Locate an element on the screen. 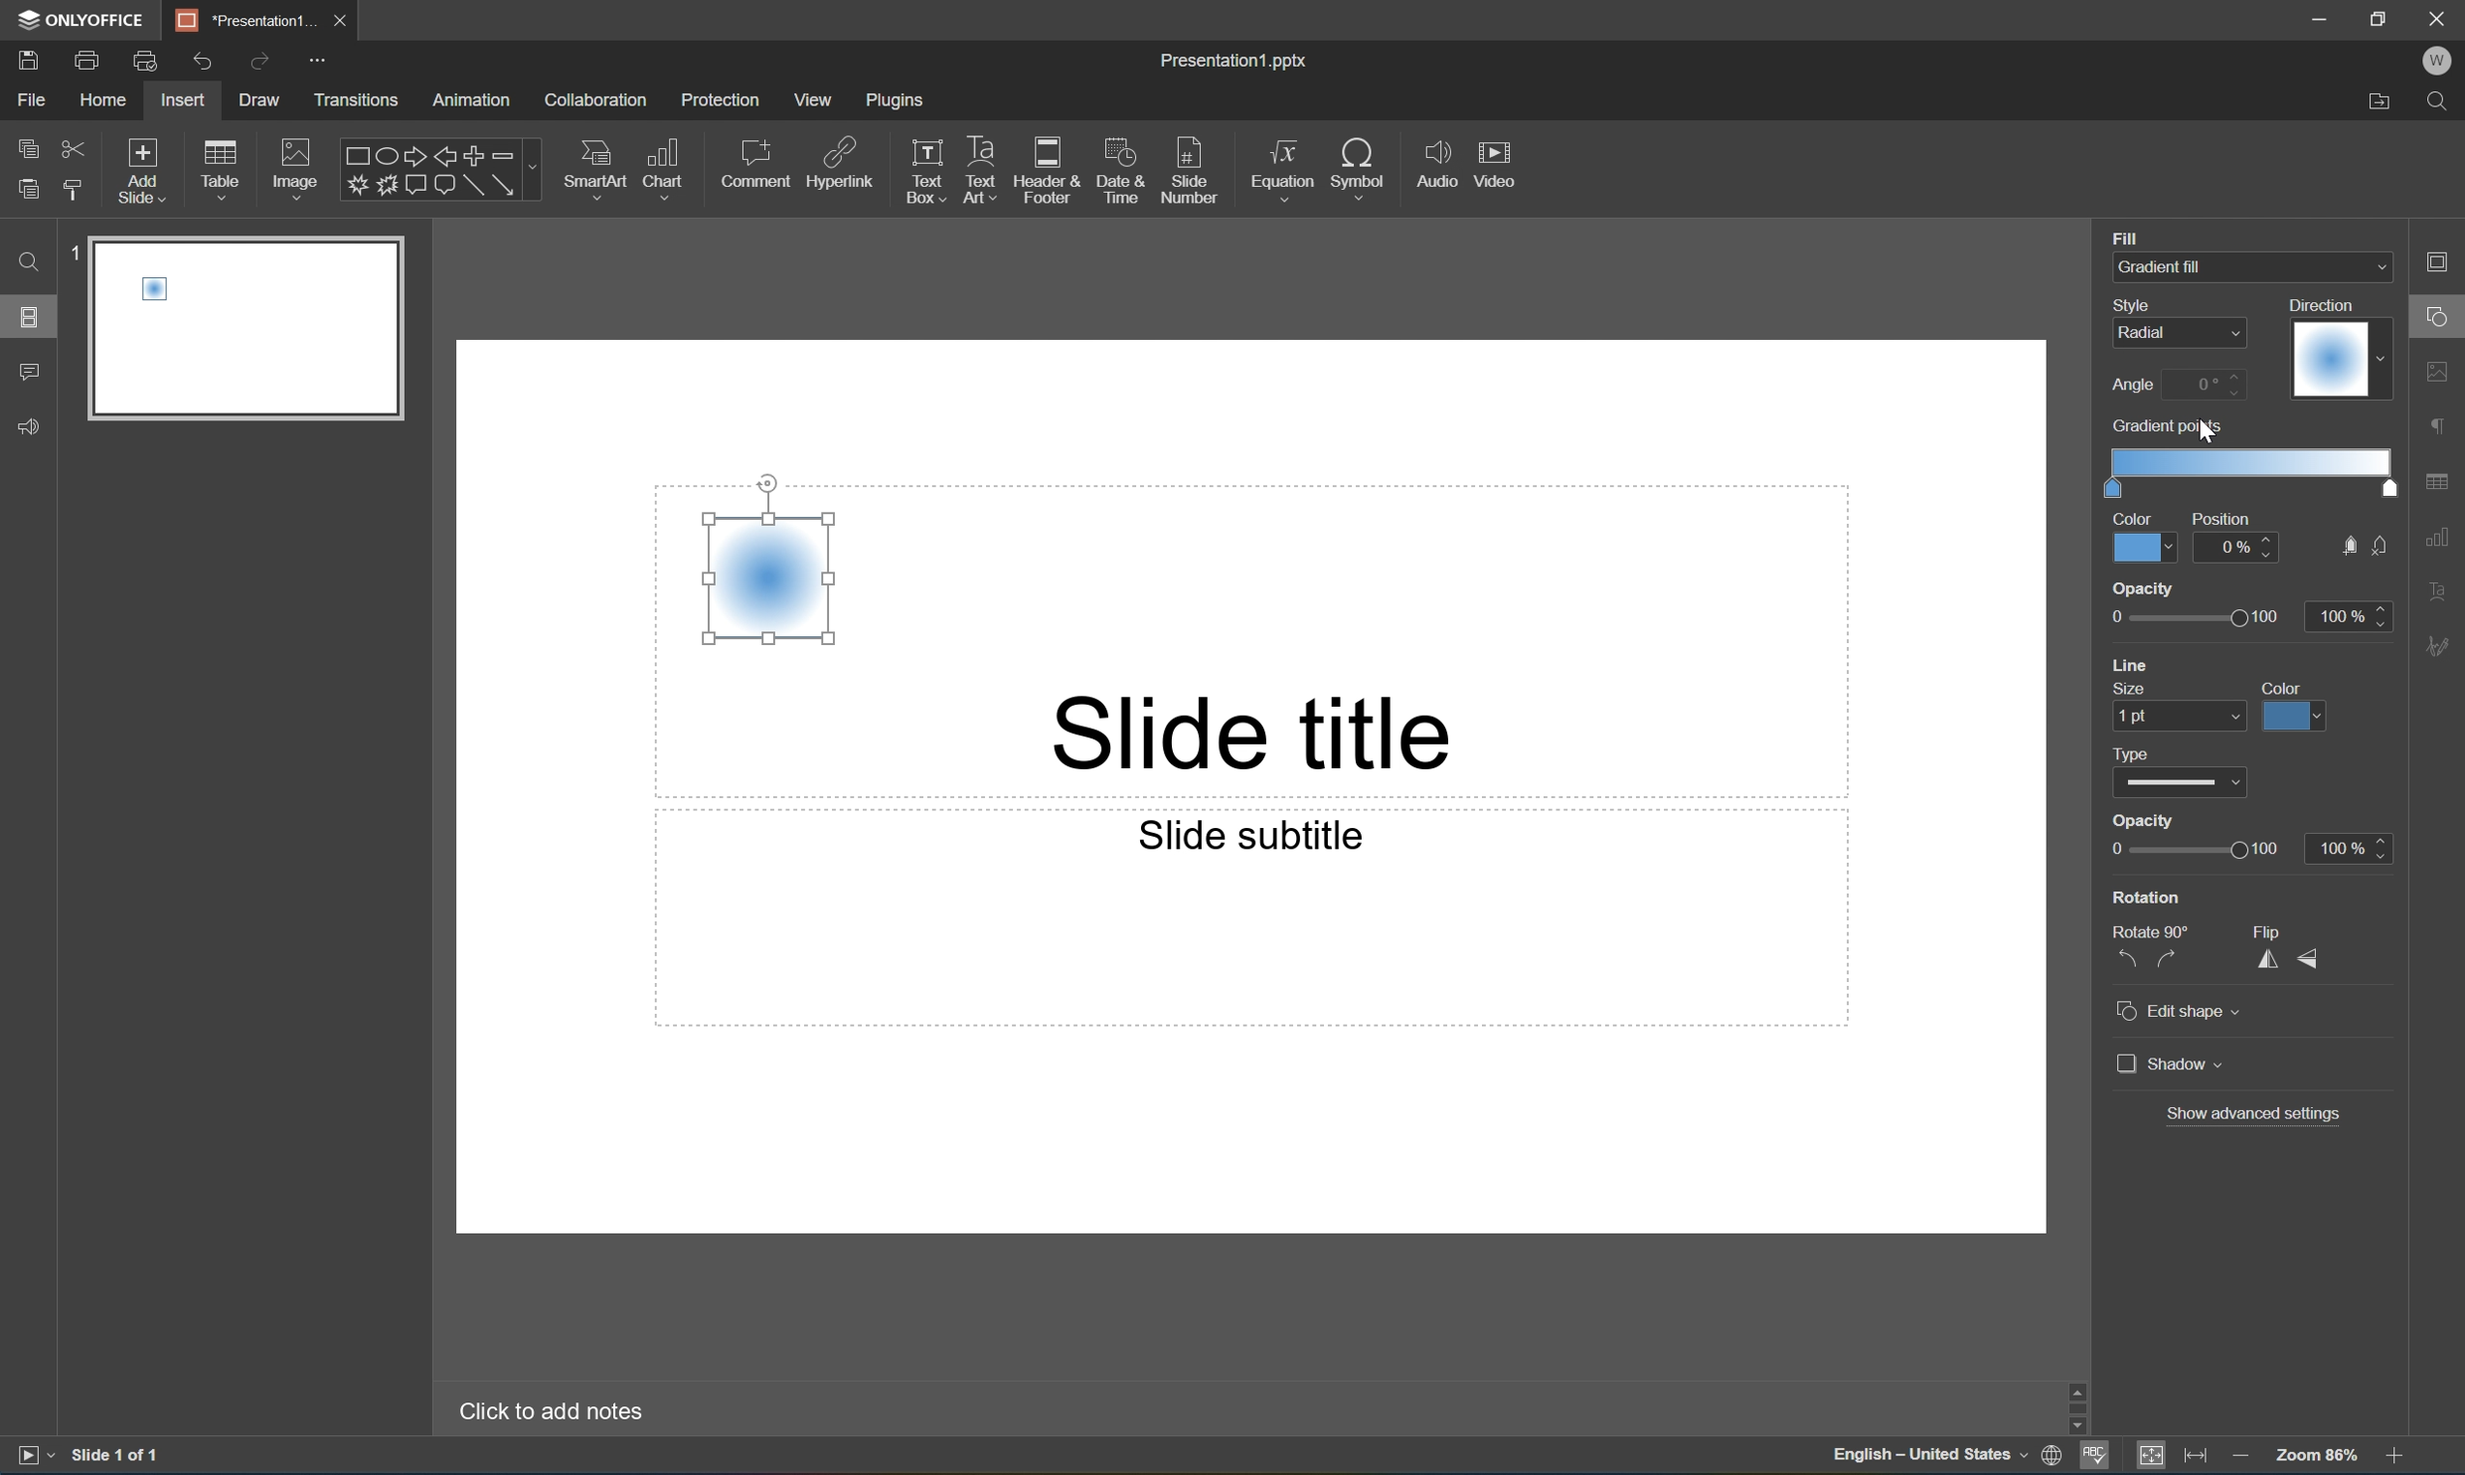 Image resolution: width=2465 pixels, height=1475 pixels. Zoom out is located at coordinates (2235, 1452).